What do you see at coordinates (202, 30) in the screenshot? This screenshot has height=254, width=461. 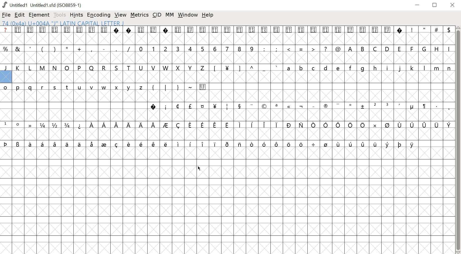 I see `glyph symbols` at bounding box center [202, 30].